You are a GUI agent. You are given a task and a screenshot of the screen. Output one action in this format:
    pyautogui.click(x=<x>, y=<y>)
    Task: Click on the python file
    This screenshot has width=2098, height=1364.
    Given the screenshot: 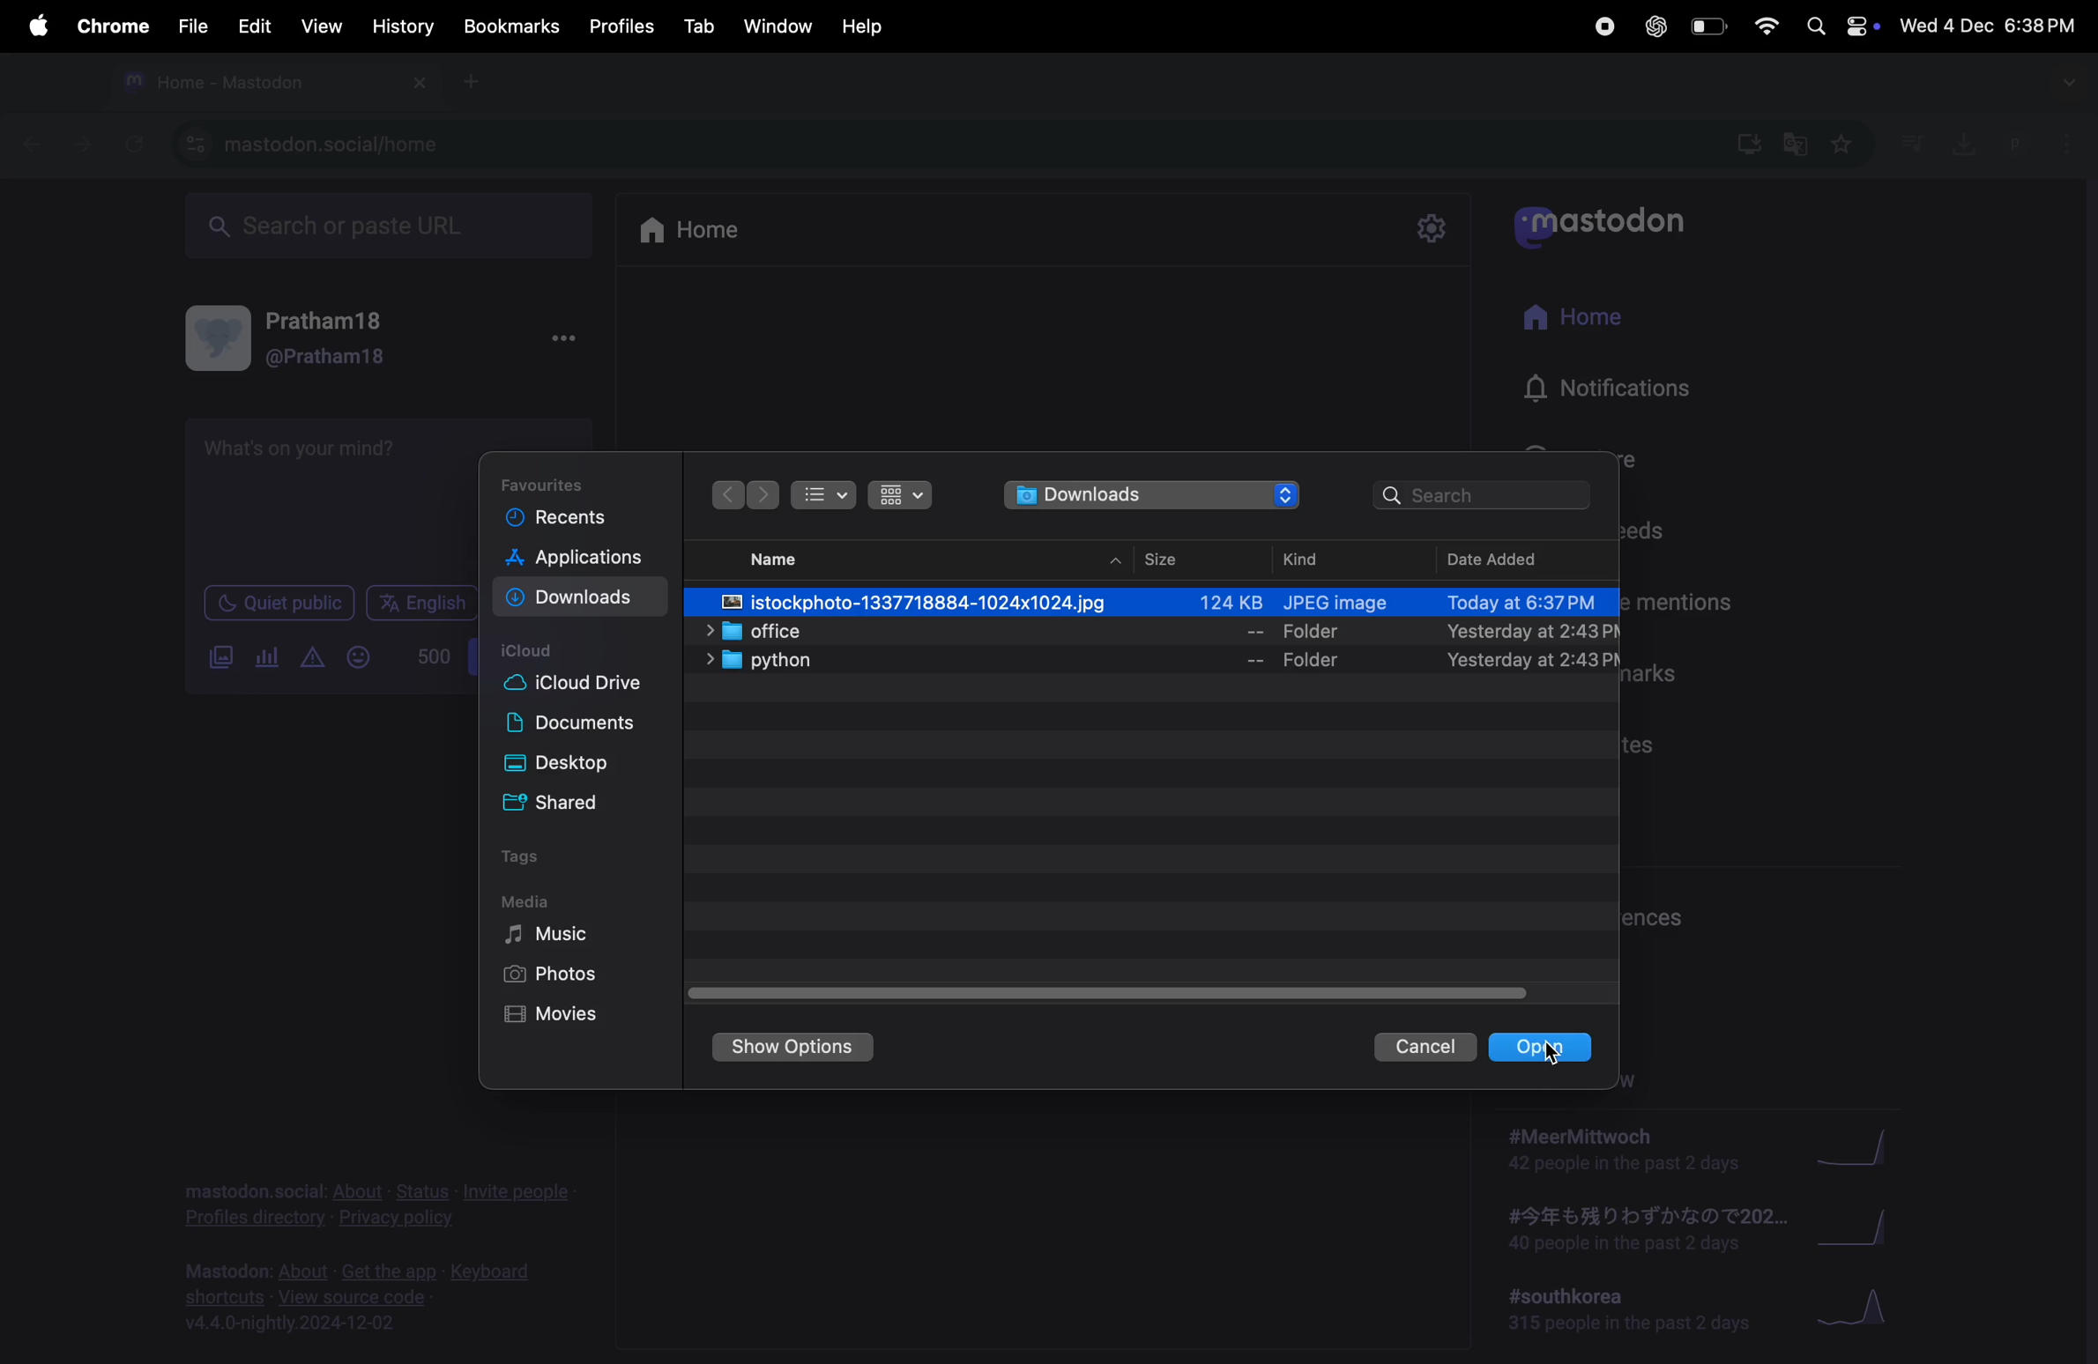 What is the action you would take?
    pyautogui.click(x=1142, y=661)
    